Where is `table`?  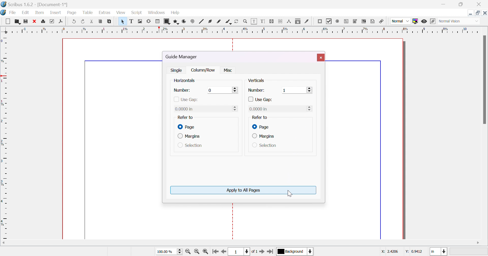 table is located at coordinates (158, 22).